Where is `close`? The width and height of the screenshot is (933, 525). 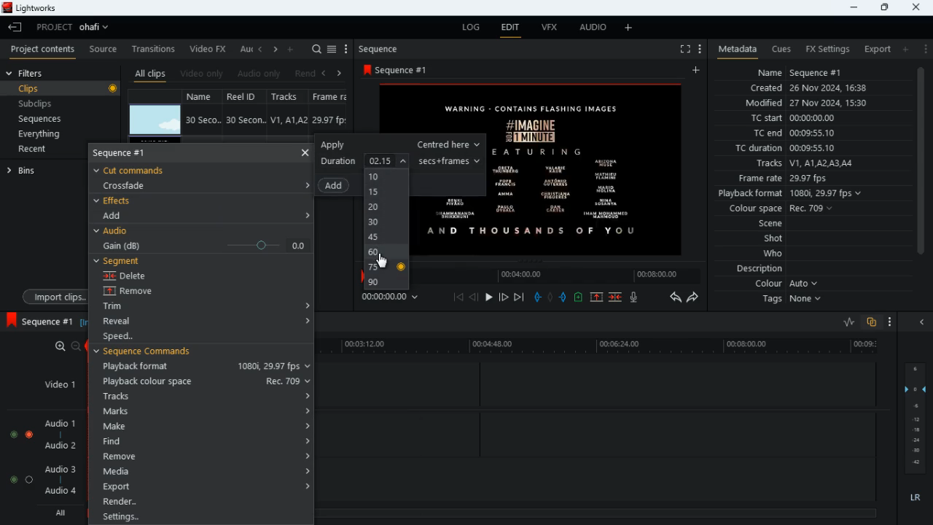 close is located at coordinates (918, 7).